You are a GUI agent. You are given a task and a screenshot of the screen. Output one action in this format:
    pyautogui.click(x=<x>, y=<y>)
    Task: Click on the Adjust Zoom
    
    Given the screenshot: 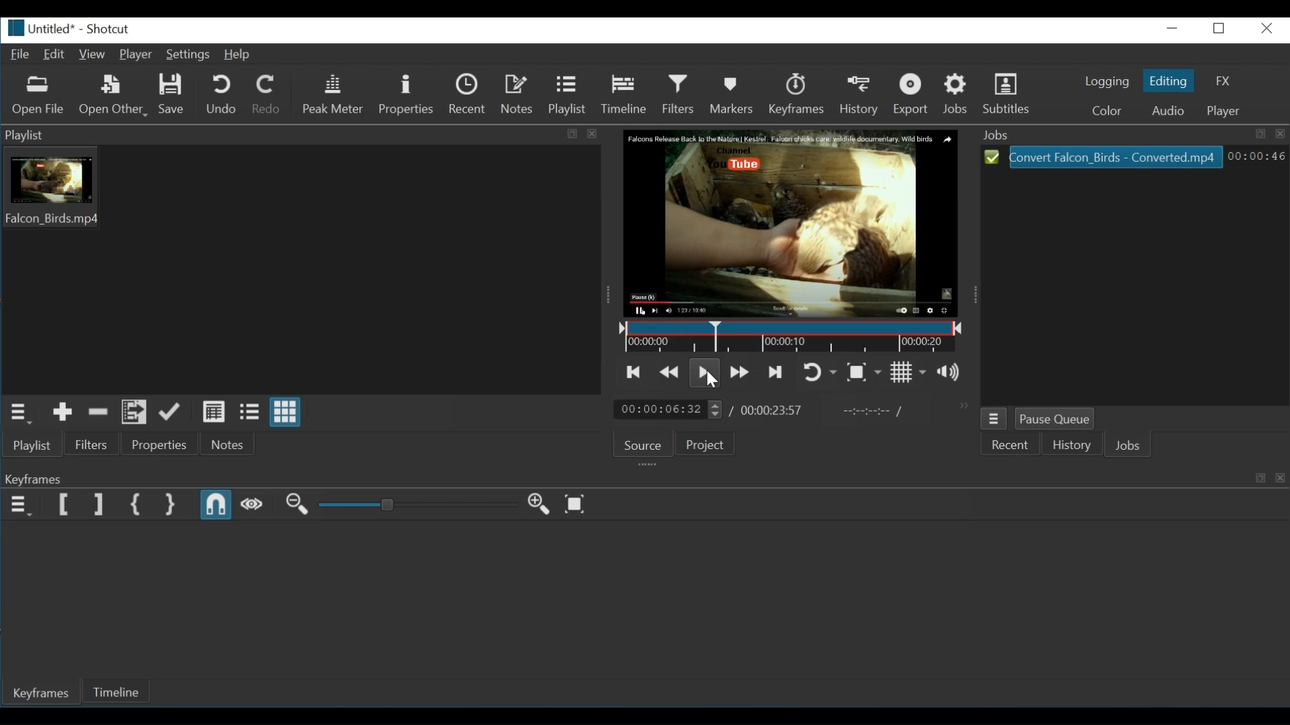 What is the action you would take?
    pyautogui.click(x=419, y=504)
    